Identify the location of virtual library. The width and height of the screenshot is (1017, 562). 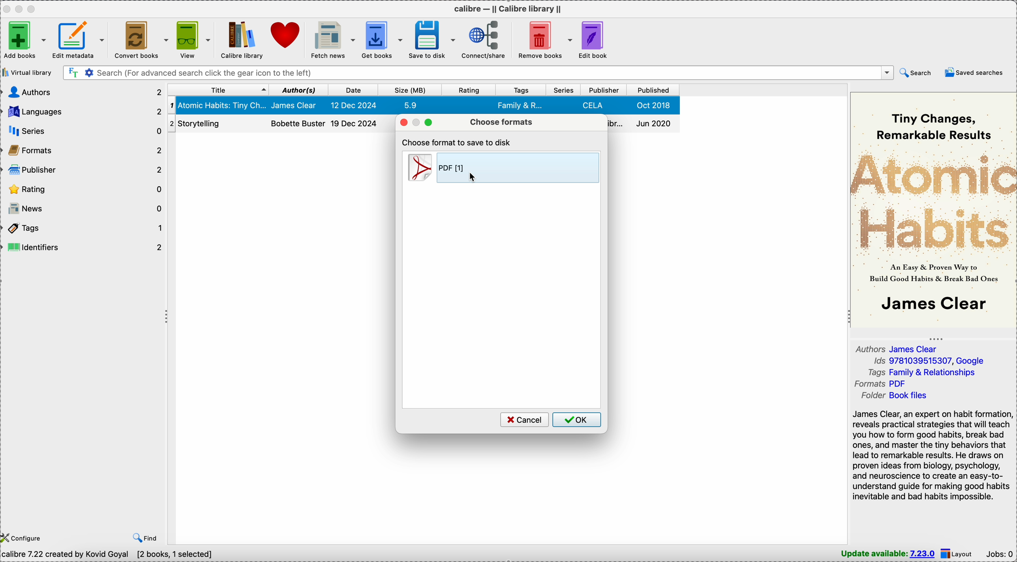
(27, 72).